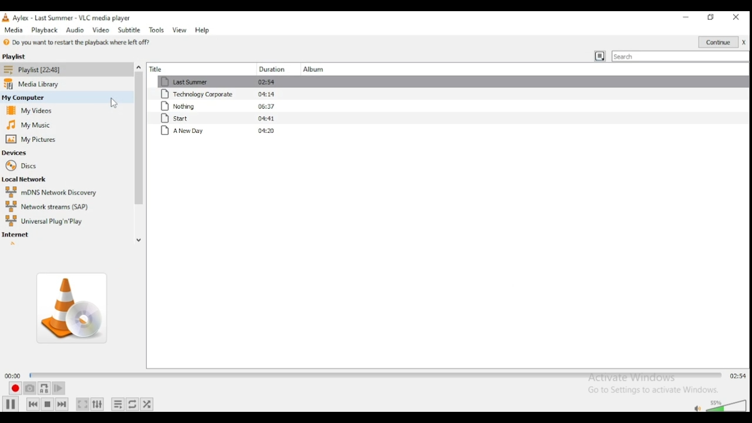  Describe the element at coordinates (34, 69) in the screenshot. I see `playlist` at that location.